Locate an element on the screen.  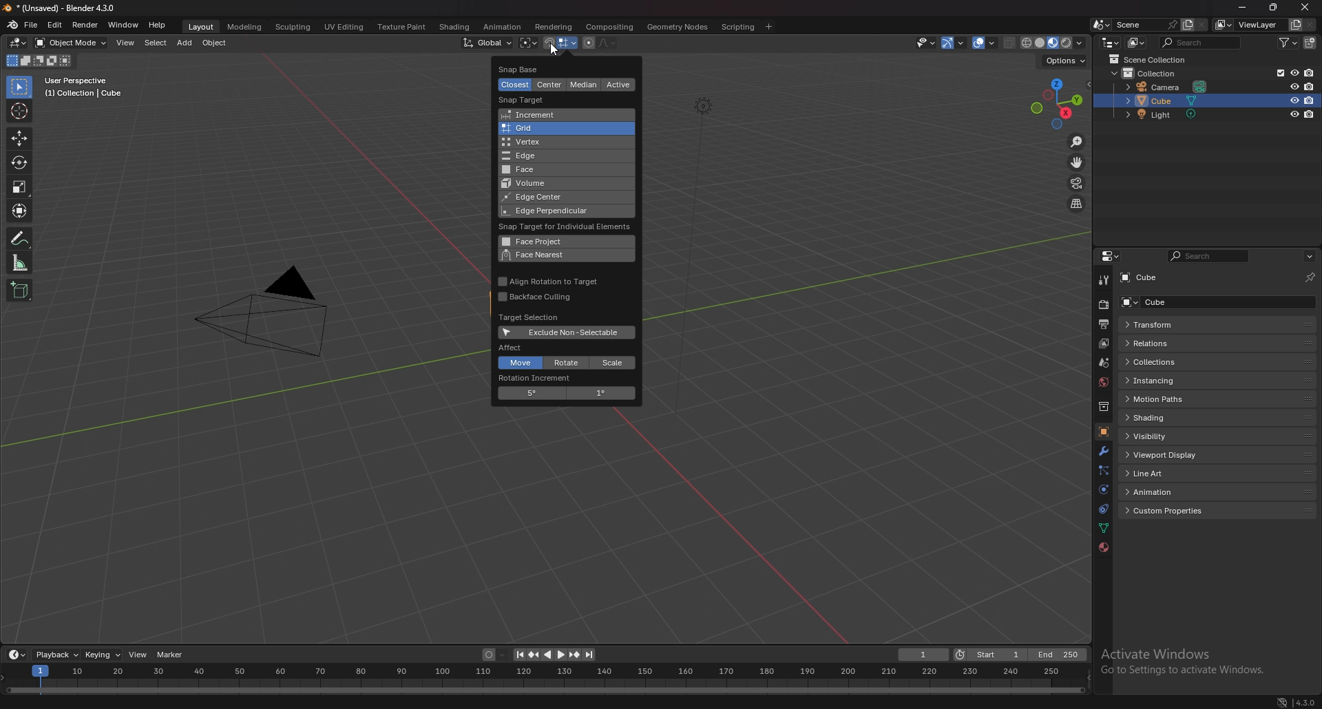
snap target for individual elements is located at coordinates (568, 227).